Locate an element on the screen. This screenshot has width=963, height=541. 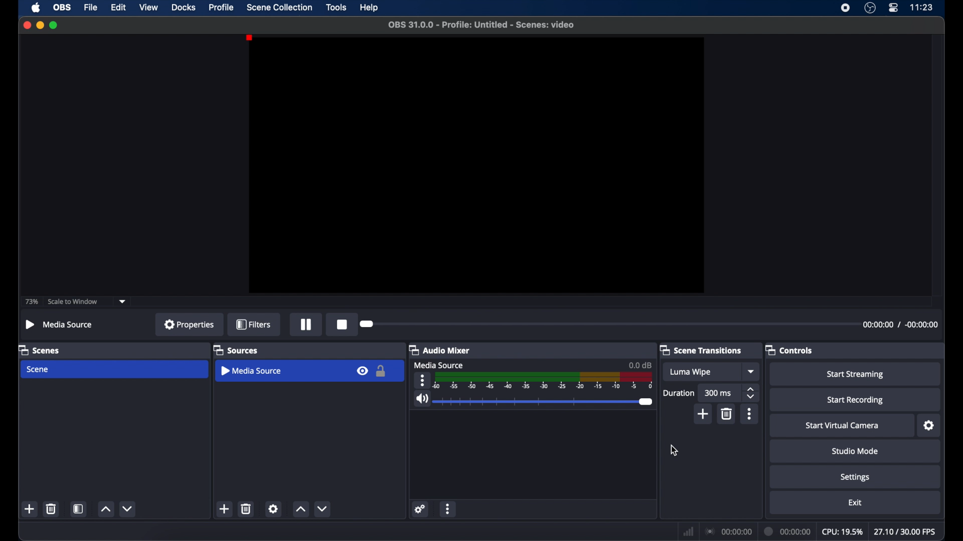
duration is located at coordinates (788, 531).